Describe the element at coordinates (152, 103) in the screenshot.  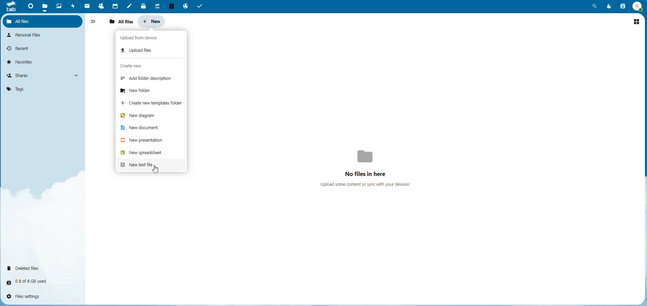
I see `template` at that location.